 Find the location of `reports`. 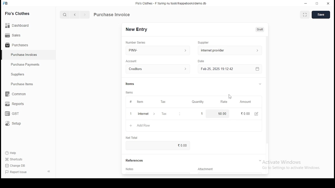

reports is located at coordinates (15, 104).